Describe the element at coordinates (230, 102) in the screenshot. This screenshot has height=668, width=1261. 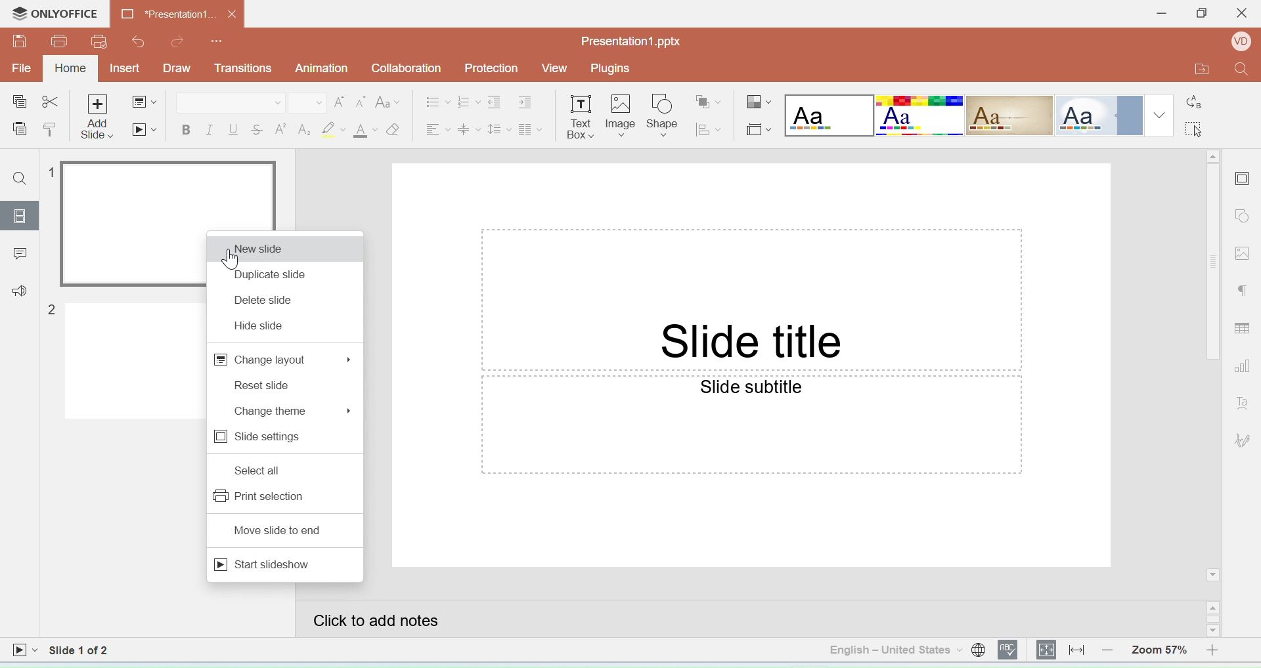
I see `Font` at that location.